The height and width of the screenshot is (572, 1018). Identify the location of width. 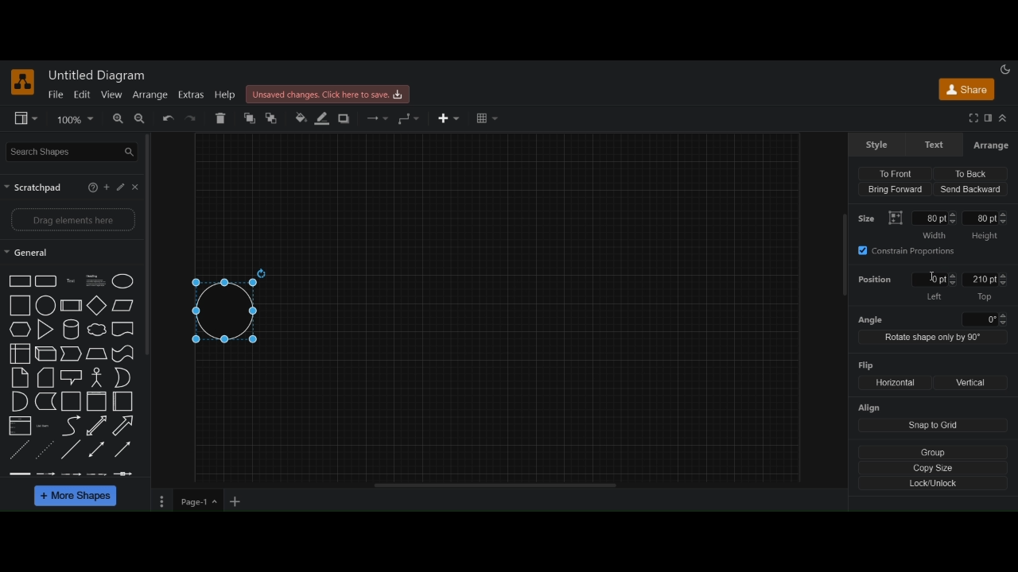
(934, 225).